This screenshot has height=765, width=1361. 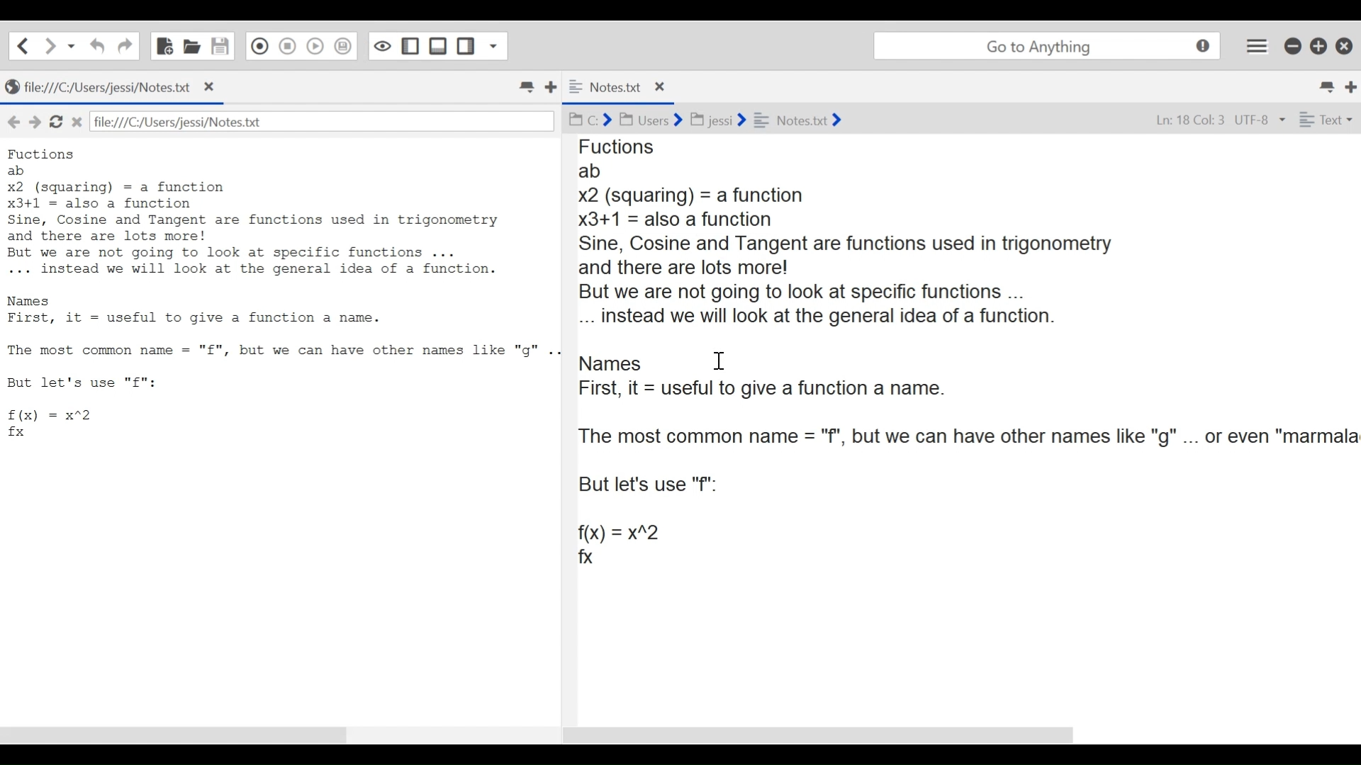 I want to click on utf- 8, so click(x=1260, y=121).